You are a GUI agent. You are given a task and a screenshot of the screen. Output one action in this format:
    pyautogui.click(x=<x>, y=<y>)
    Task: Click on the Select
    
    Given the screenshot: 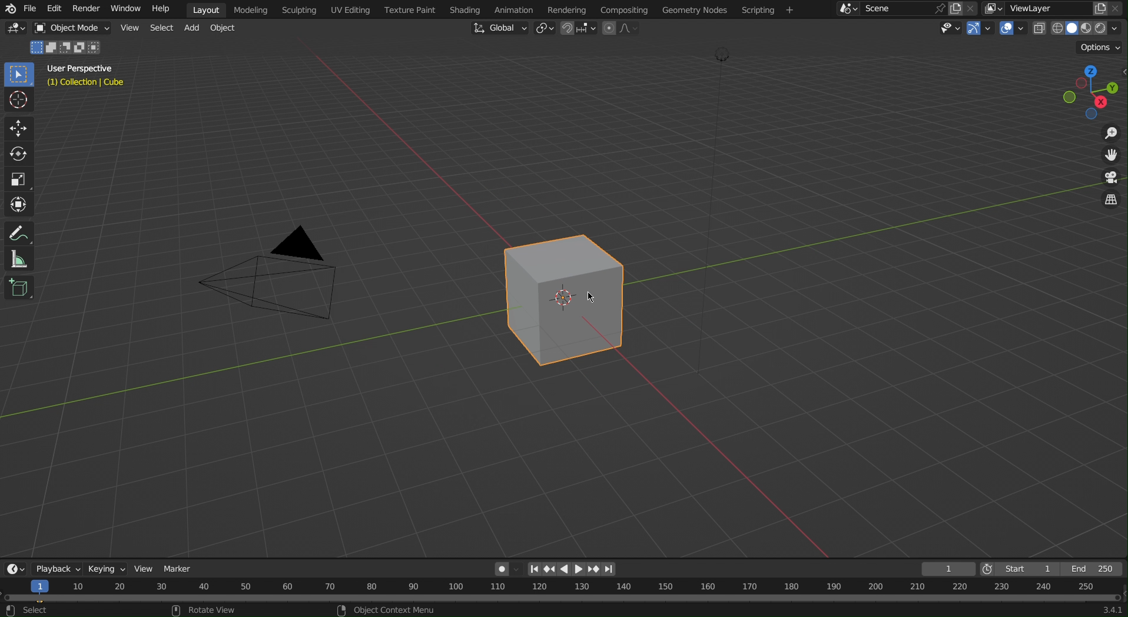 What is the action you would take?
    pyautogui.click(x=161, y=28)
    